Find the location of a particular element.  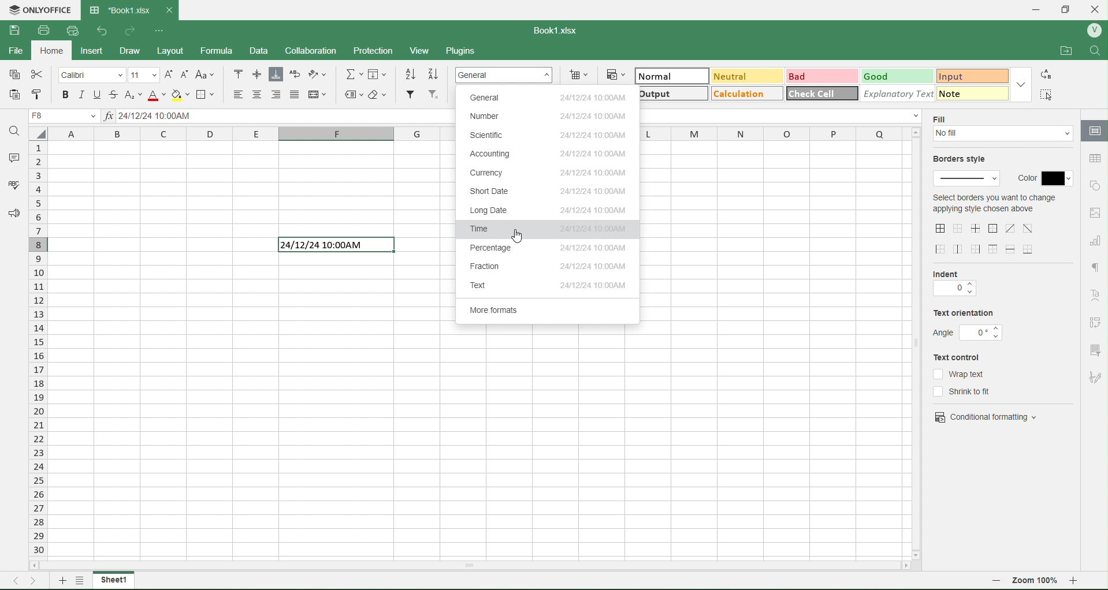

General is located at coordinates (549, 99).